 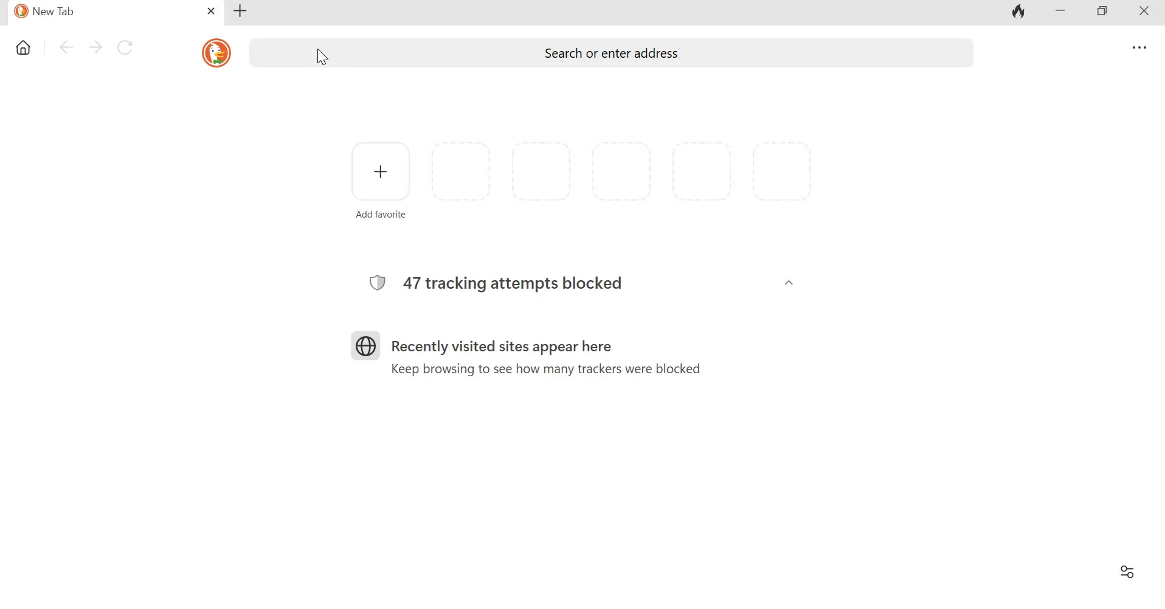 I want to click on Home, so click(x=24, y=47).